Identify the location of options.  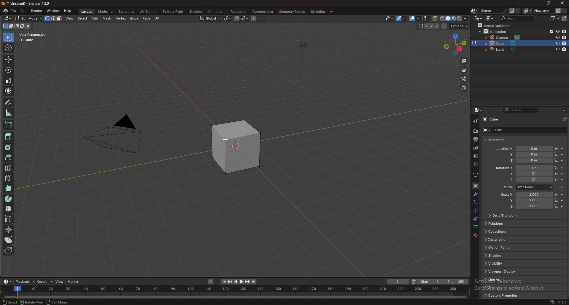
(564, 110).